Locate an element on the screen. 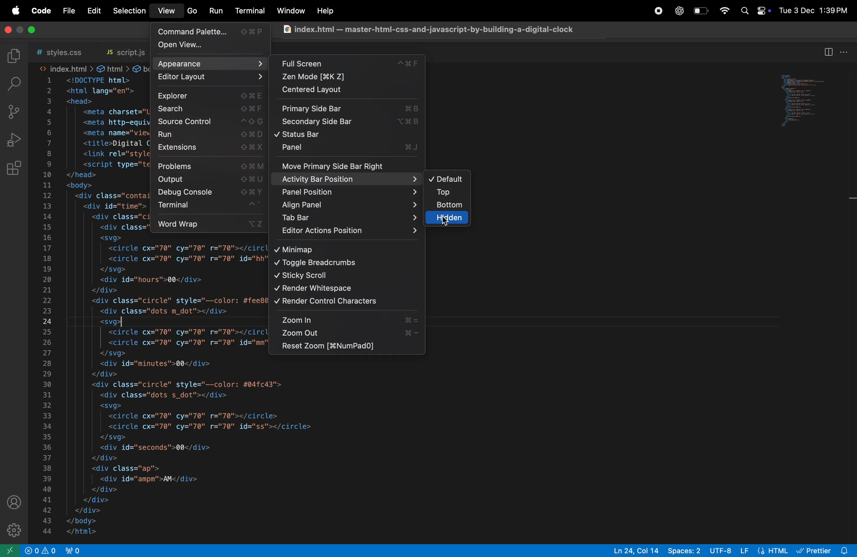  apple widgets is located at coordinates (754, 10).